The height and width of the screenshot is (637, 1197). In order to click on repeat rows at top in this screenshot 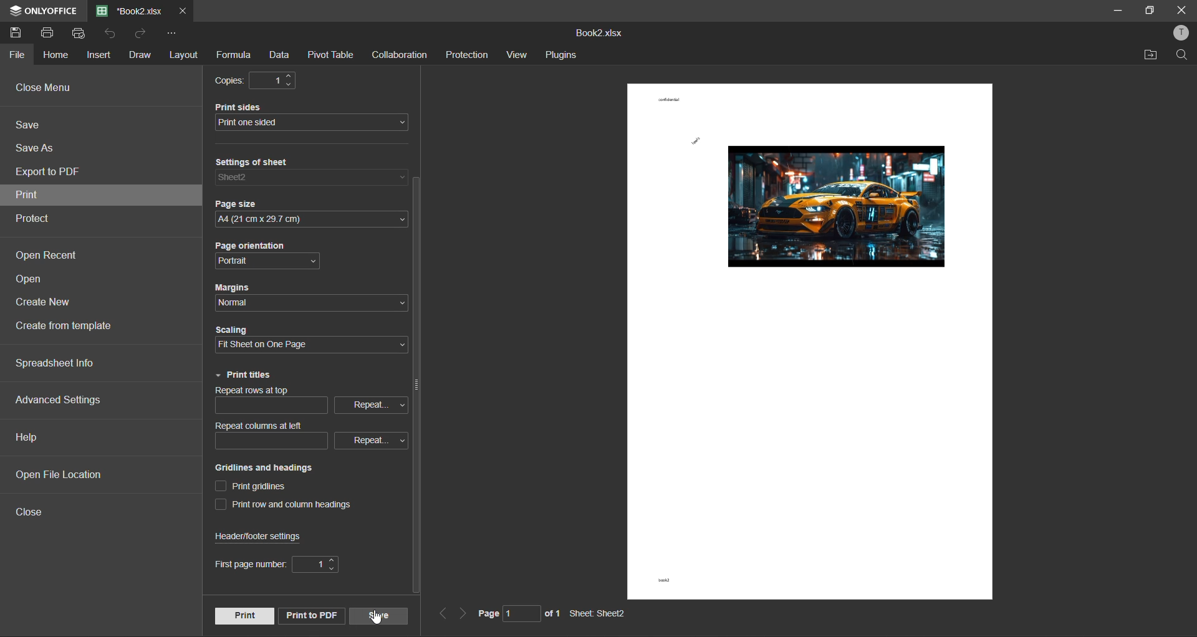, I will do `click(312, 401)`.